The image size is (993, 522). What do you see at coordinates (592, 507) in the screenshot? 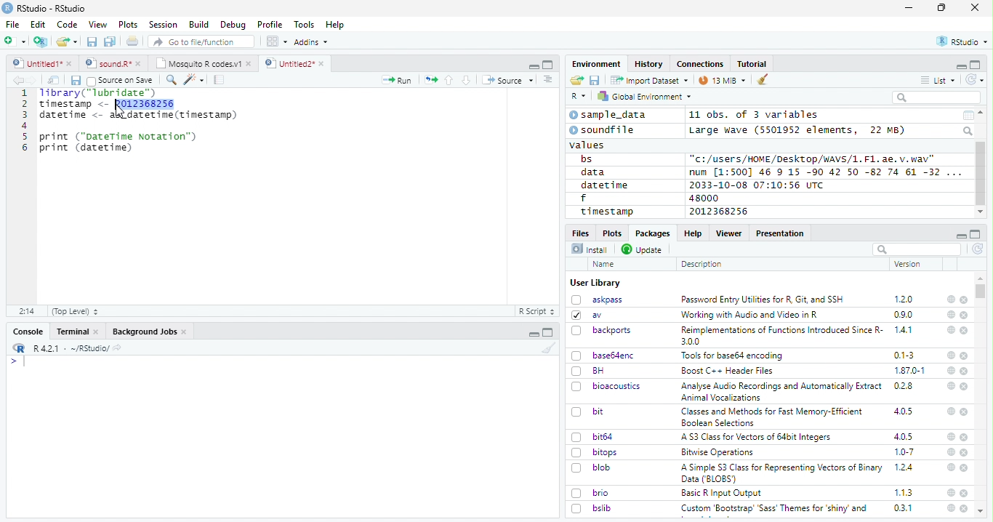
I see `bslib` at bounding box center [592, 507].